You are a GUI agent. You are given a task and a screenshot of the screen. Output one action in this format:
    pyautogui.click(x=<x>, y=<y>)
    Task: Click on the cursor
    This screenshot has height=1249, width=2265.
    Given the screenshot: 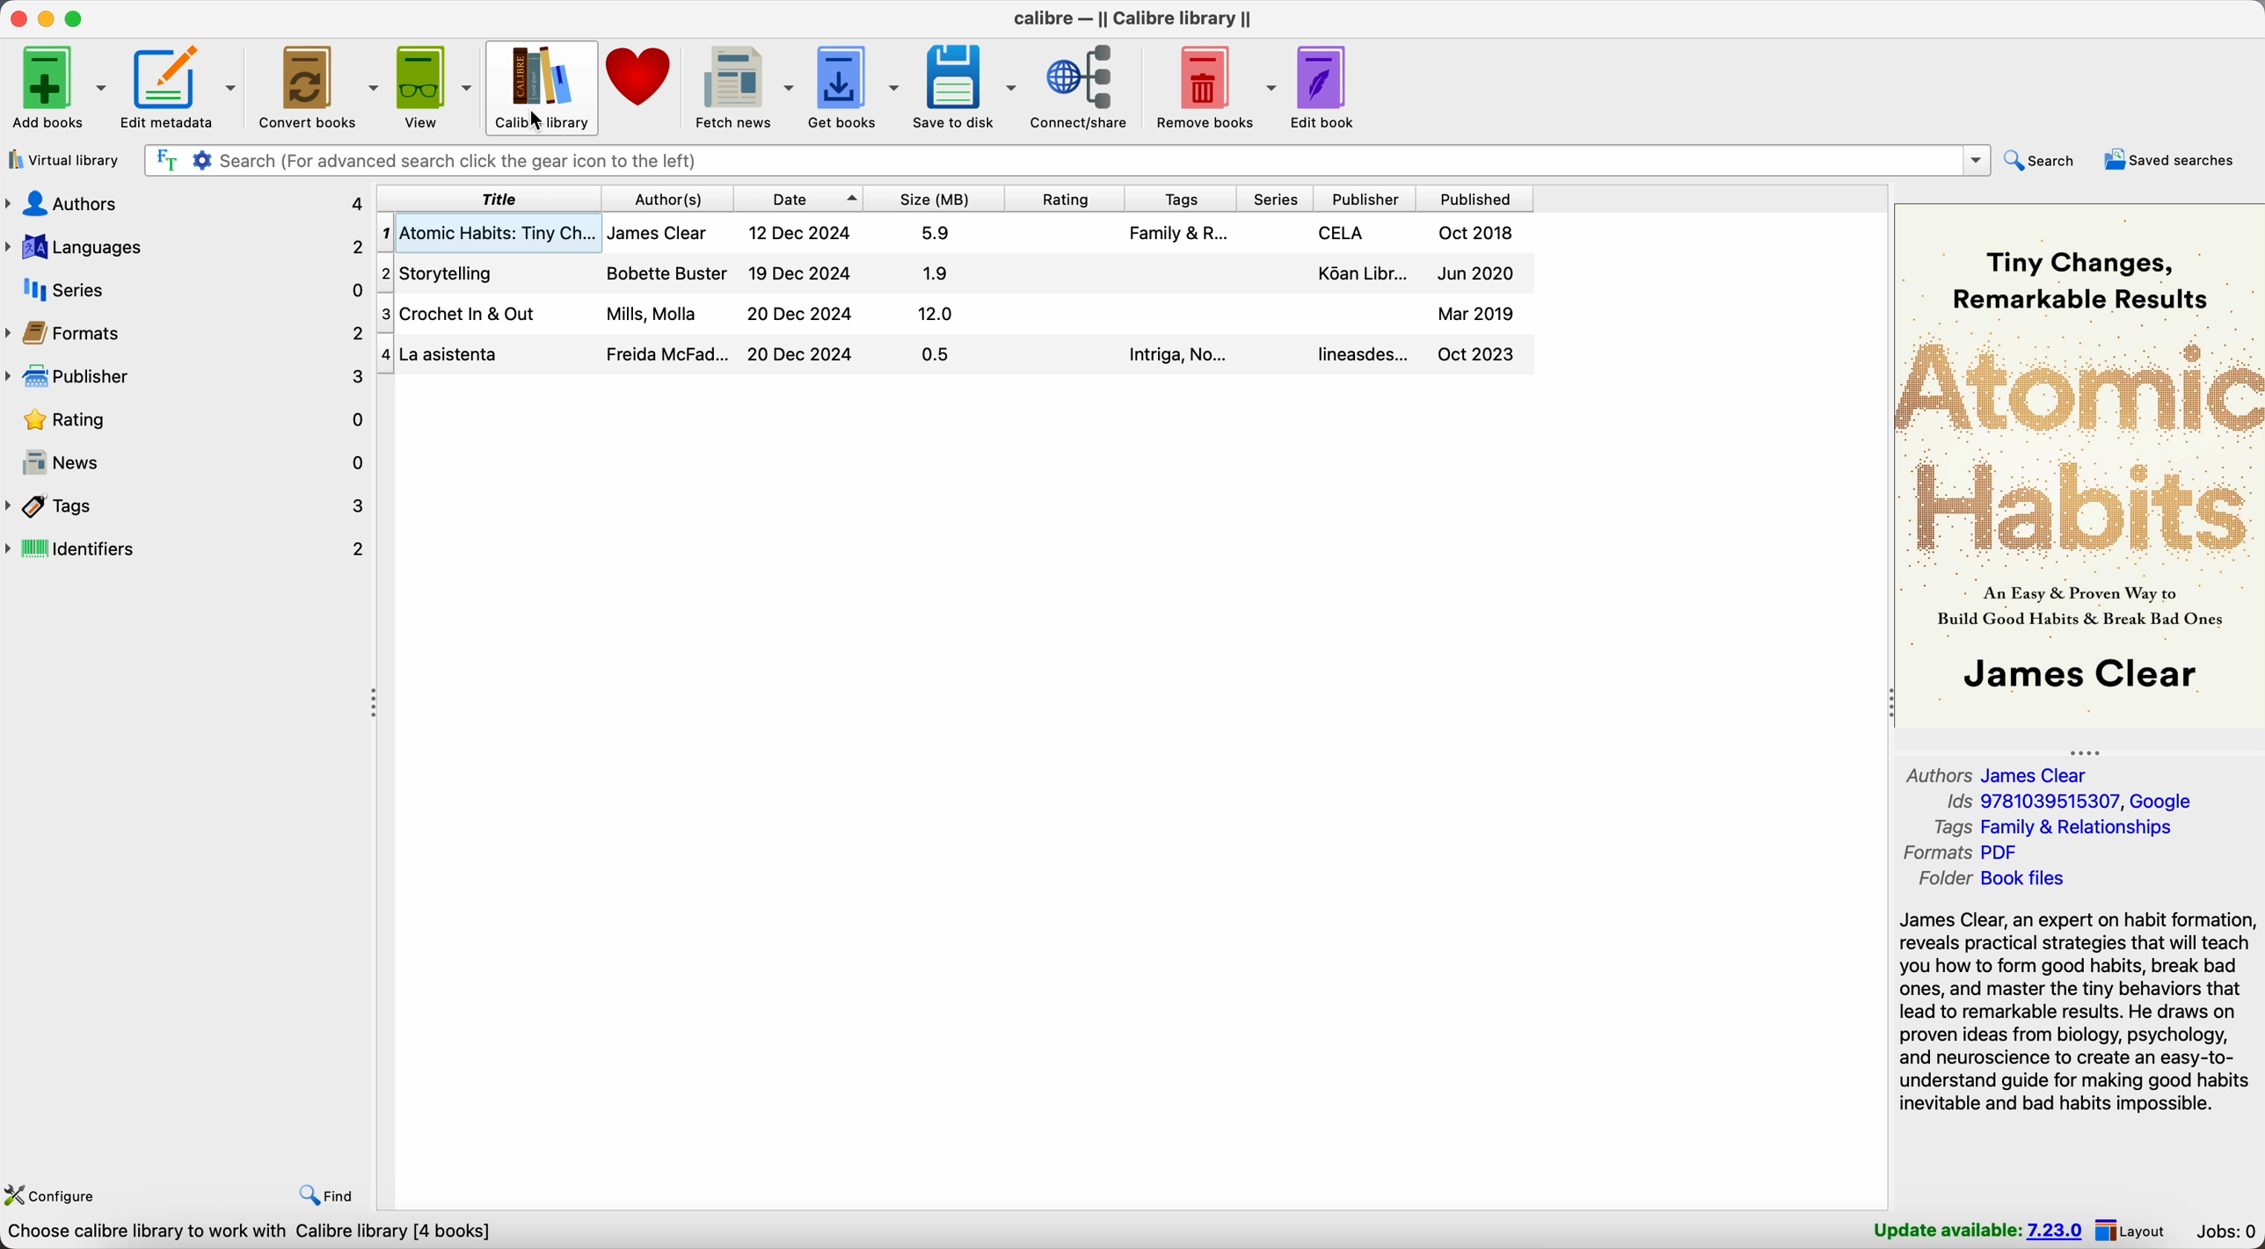 What is the action you would take?
    pyautogui.click(x=539, y=123)
    